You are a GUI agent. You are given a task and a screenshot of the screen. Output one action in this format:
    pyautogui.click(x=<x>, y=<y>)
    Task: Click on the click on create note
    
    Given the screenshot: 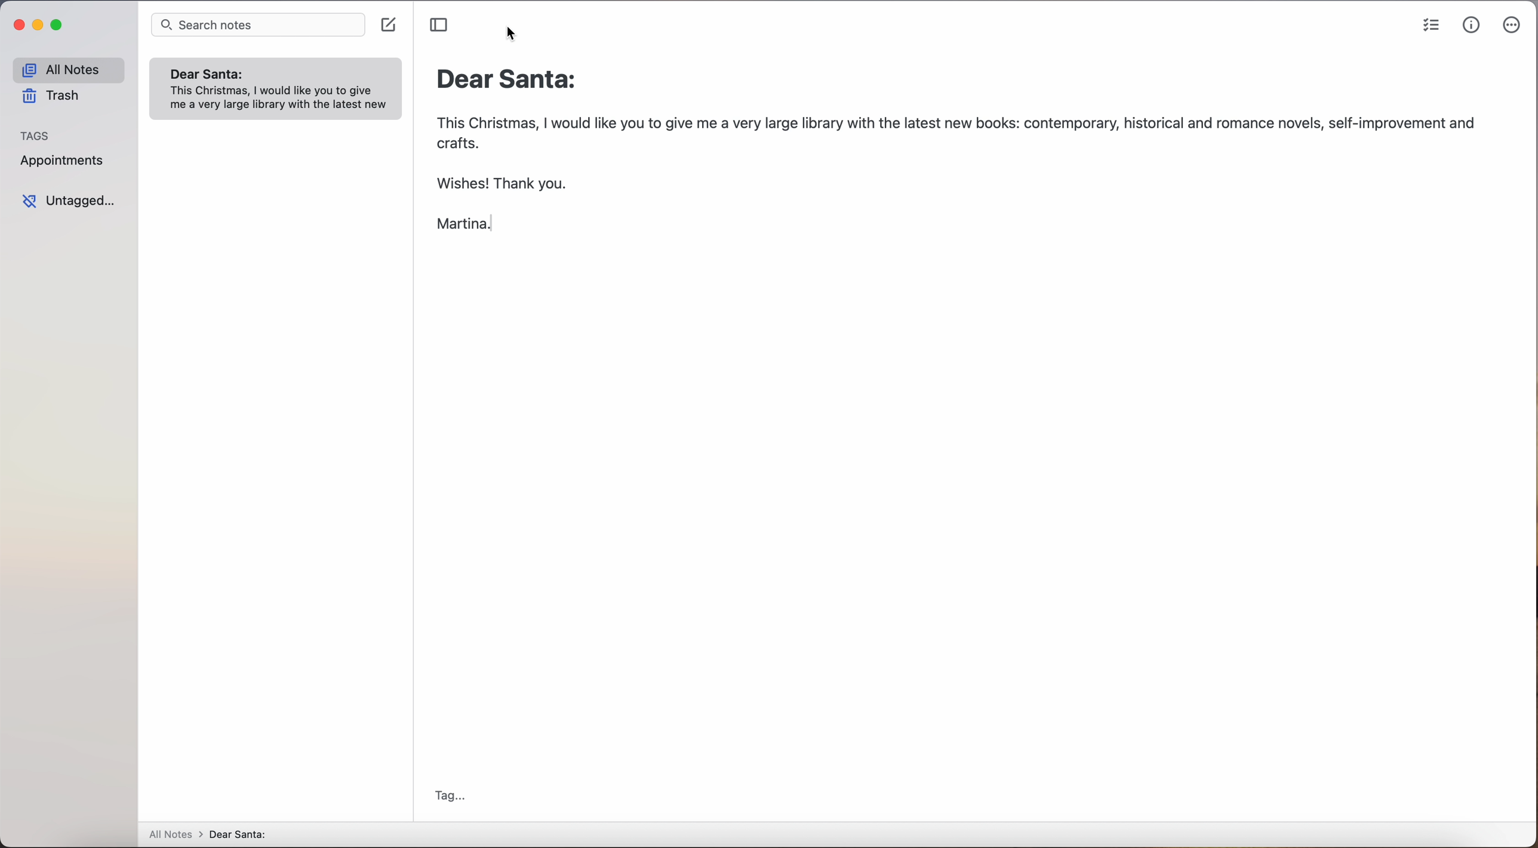 What is the action you would take?
    pyautogui.click(x=391, y=27)
    